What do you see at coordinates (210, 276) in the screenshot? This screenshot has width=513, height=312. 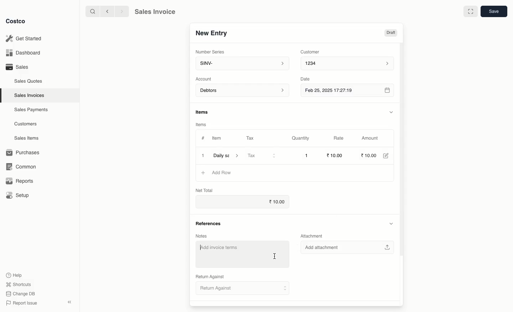 I see `Return Against` at bounding box center [210, 276].